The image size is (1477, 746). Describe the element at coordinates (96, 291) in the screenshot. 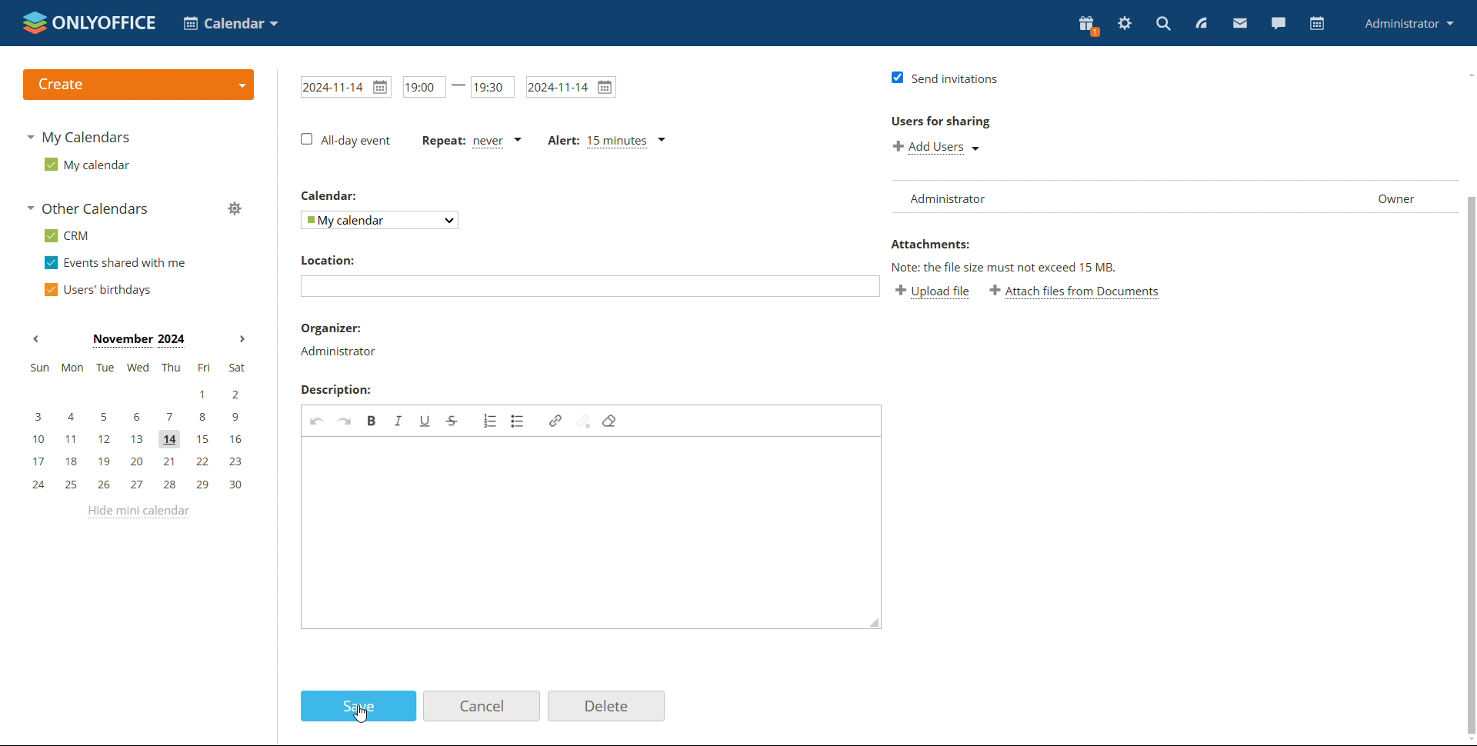

I see `users' birthdays` at that location.